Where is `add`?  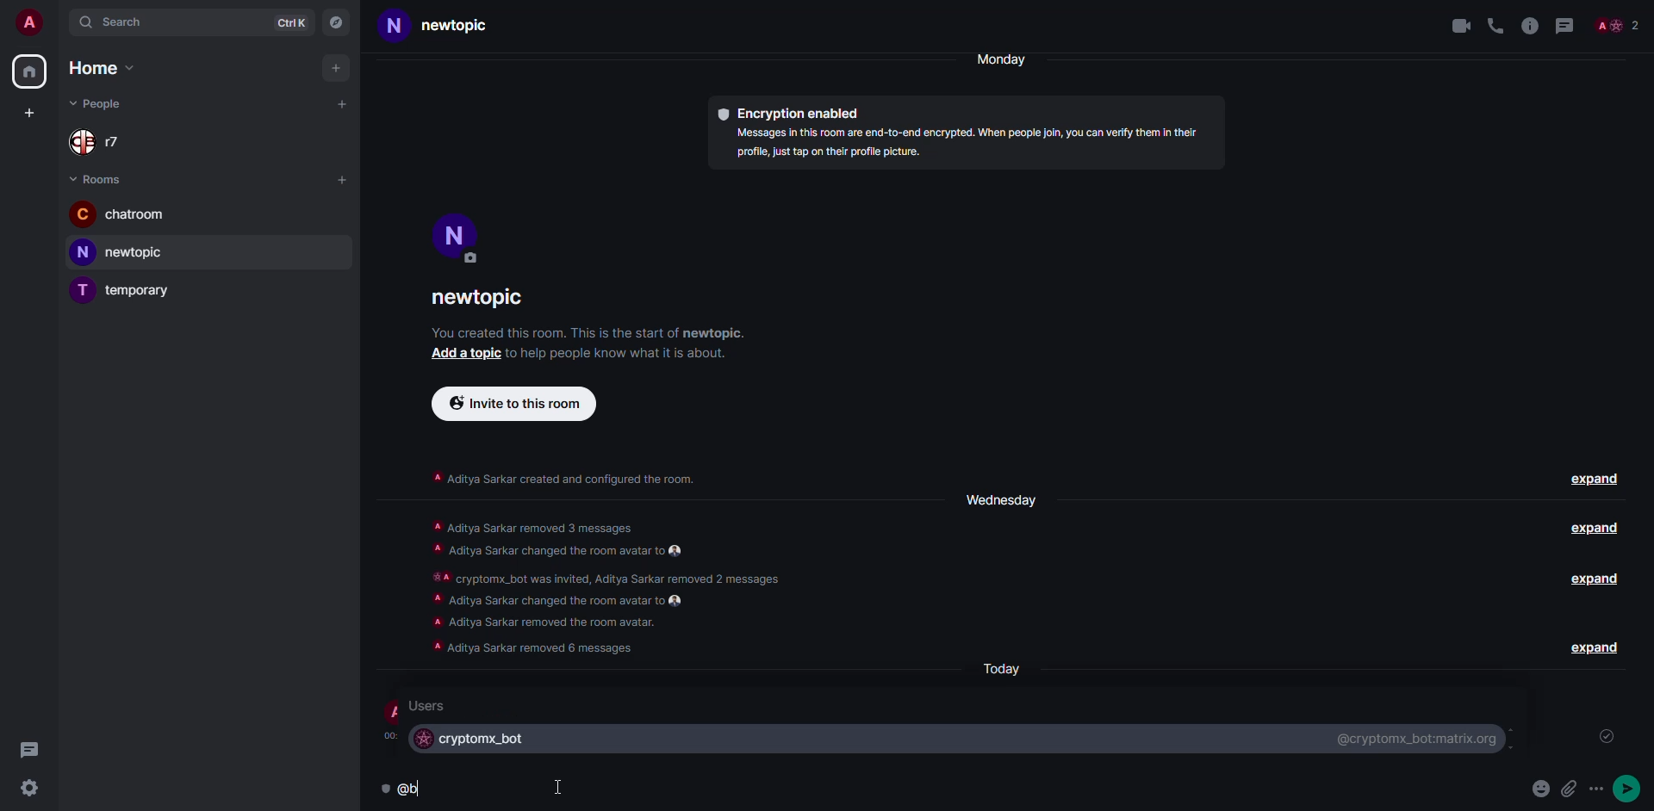
add is located at coordinates (342, 178).